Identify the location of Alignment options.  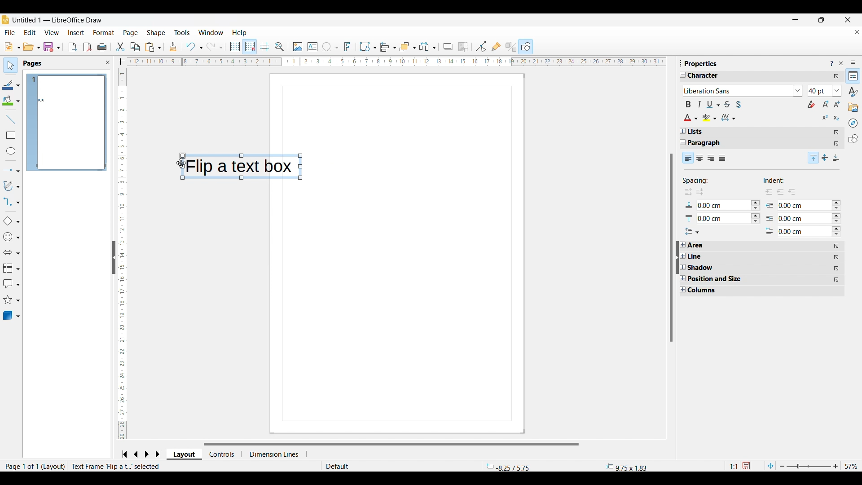
(388, 47).